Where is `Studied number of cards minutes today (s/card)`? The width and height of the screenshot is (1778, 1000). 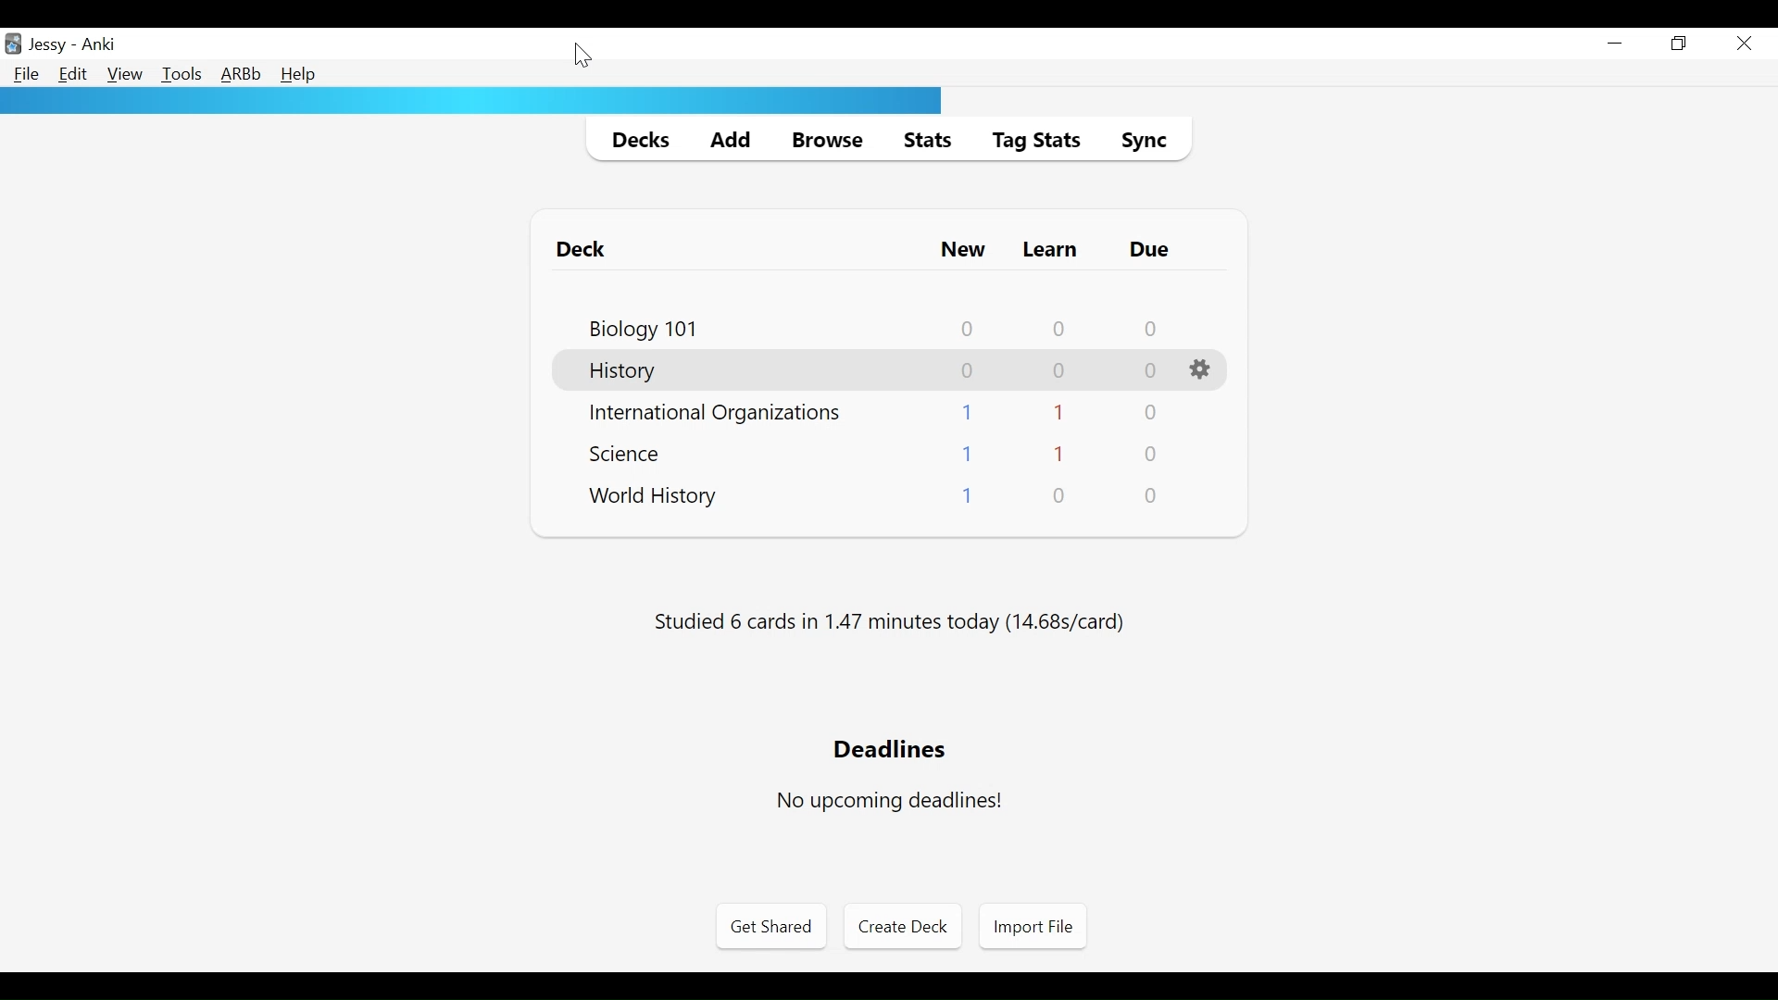 Studied number of cards minutes today (s/card) is located at coordinates (888, 624).